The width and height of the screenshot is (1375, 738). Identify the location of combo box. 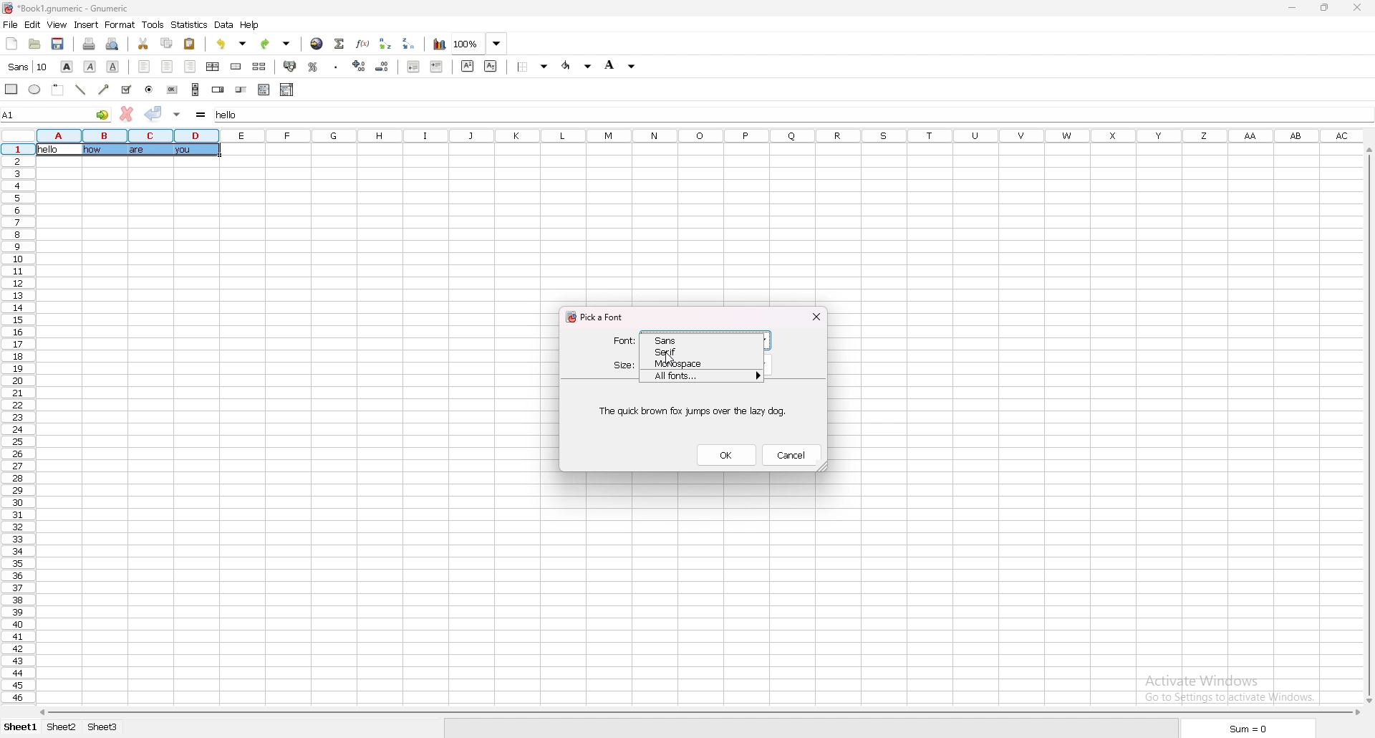
(287, 90).